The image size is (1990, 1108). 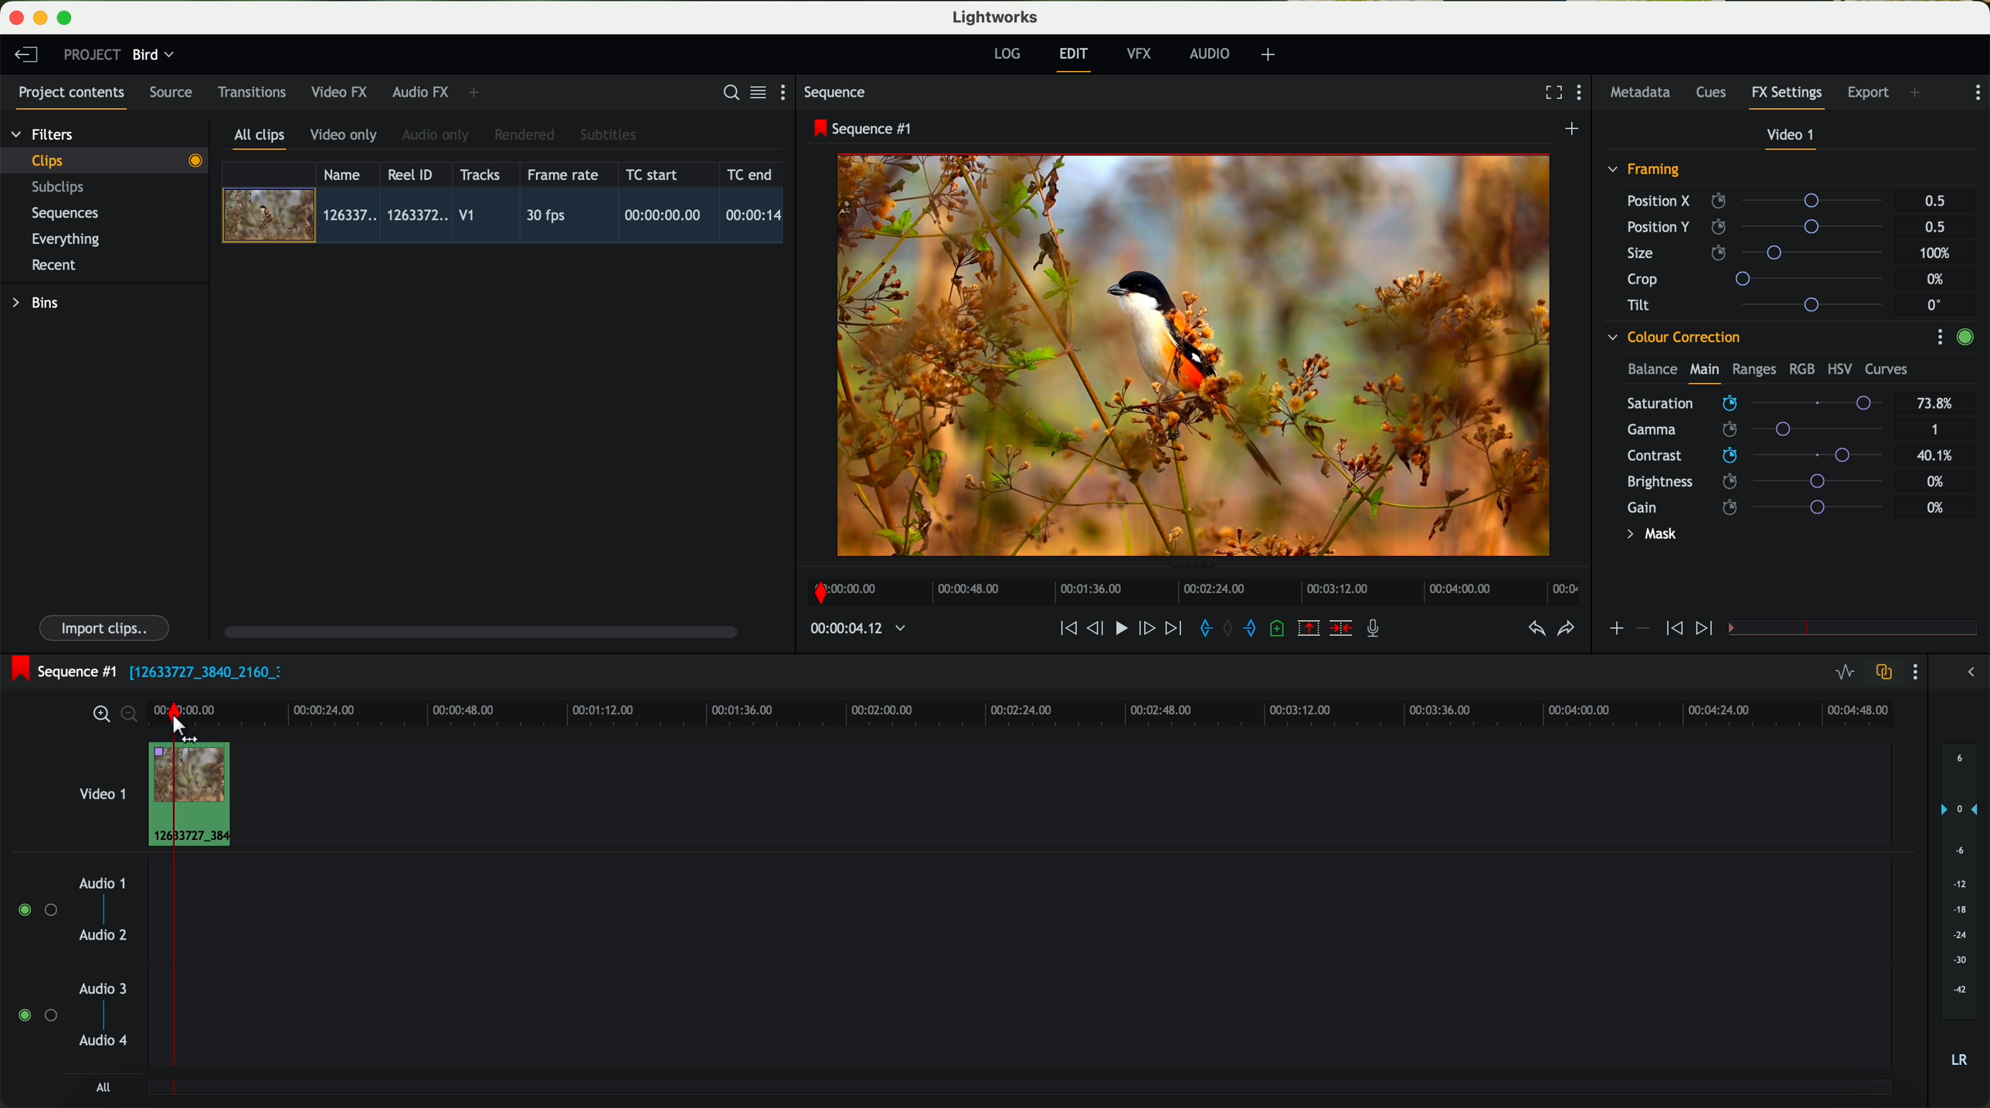 I want to click on 0%, so click(x=1937, y=280).